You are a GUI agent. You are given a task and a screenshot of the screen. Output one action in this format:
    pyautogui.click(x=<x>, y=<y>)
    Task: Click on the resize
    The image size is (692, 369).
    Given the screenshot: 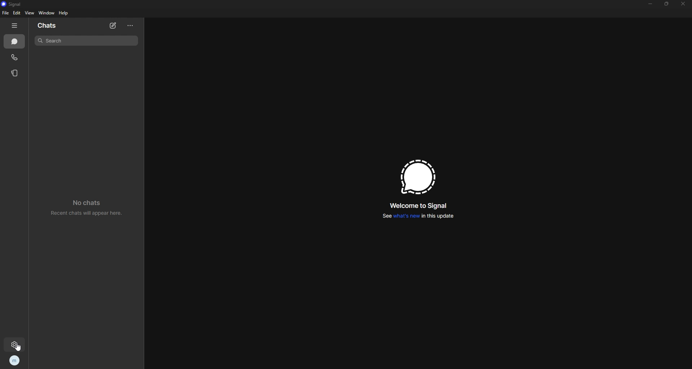 What is the action you would take?
    pyautogui.click(x=667, y=4)
    